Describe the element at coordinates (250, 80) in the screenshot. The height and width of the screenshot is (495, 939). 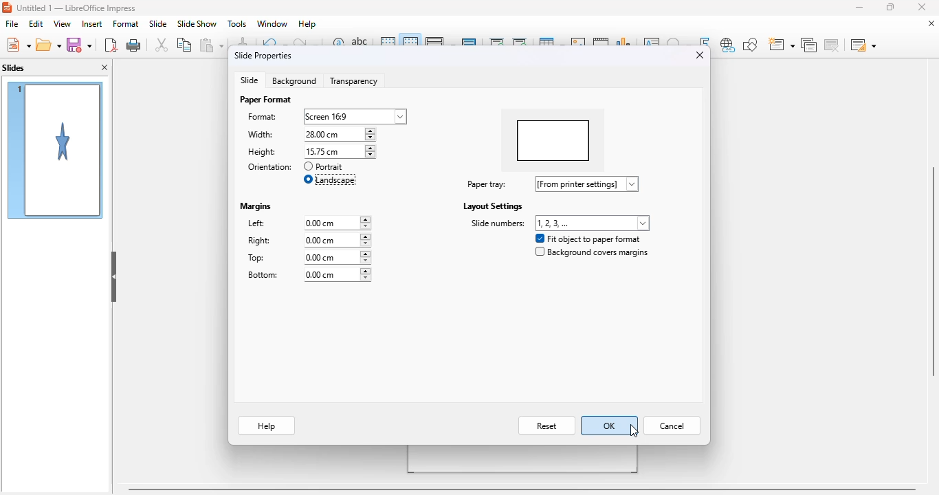
I see `slide` at that location.